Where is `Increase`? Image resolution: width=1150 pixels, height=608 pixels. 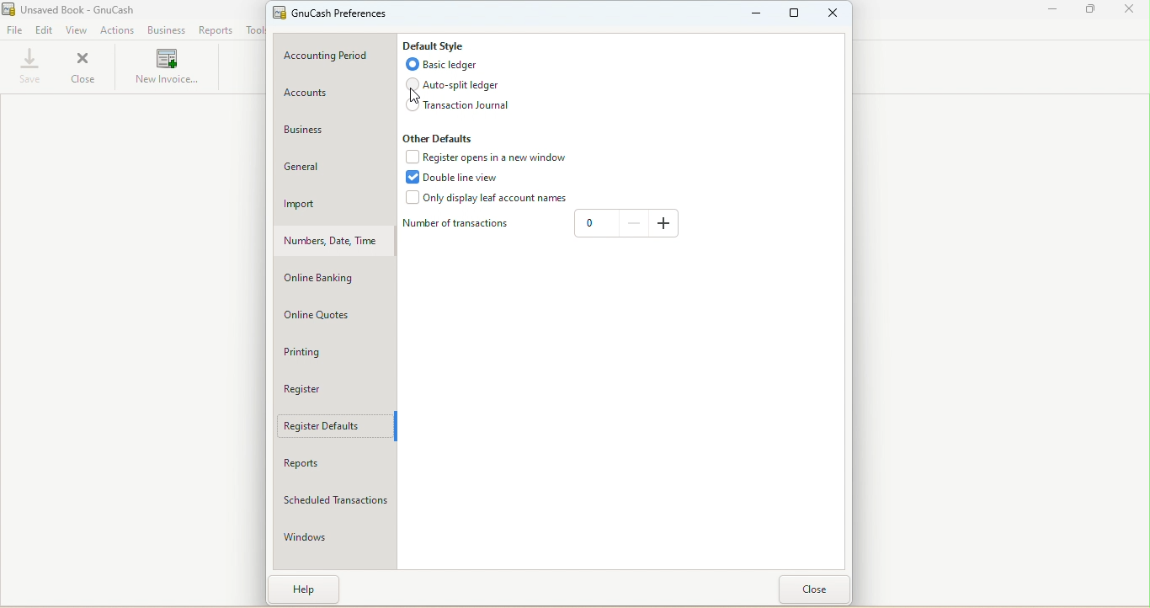
Increase is located at coordinates (664, 226).